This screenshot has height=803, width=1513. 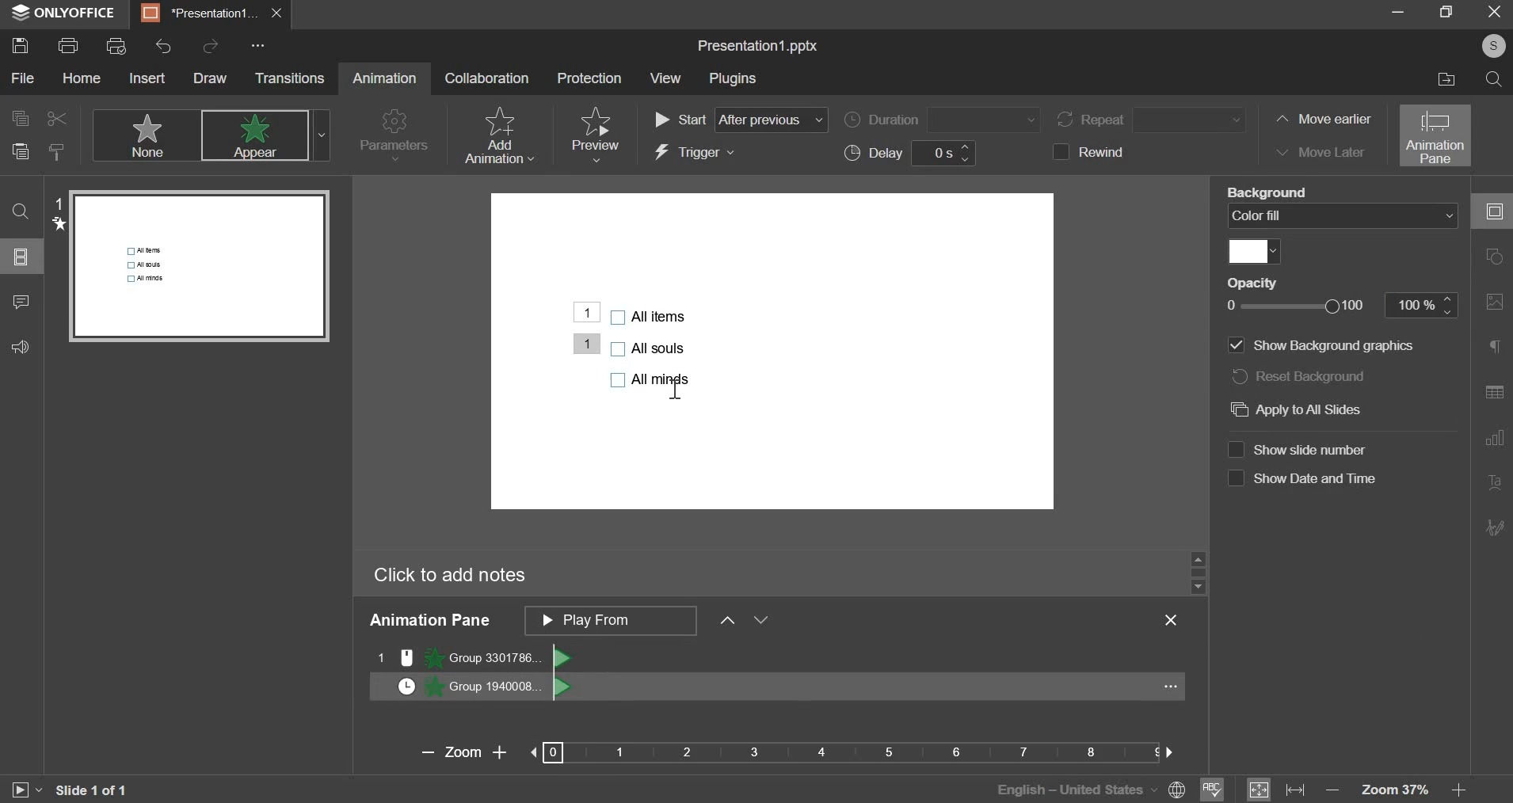 I want to click on language, so click(x=1084, y=788).